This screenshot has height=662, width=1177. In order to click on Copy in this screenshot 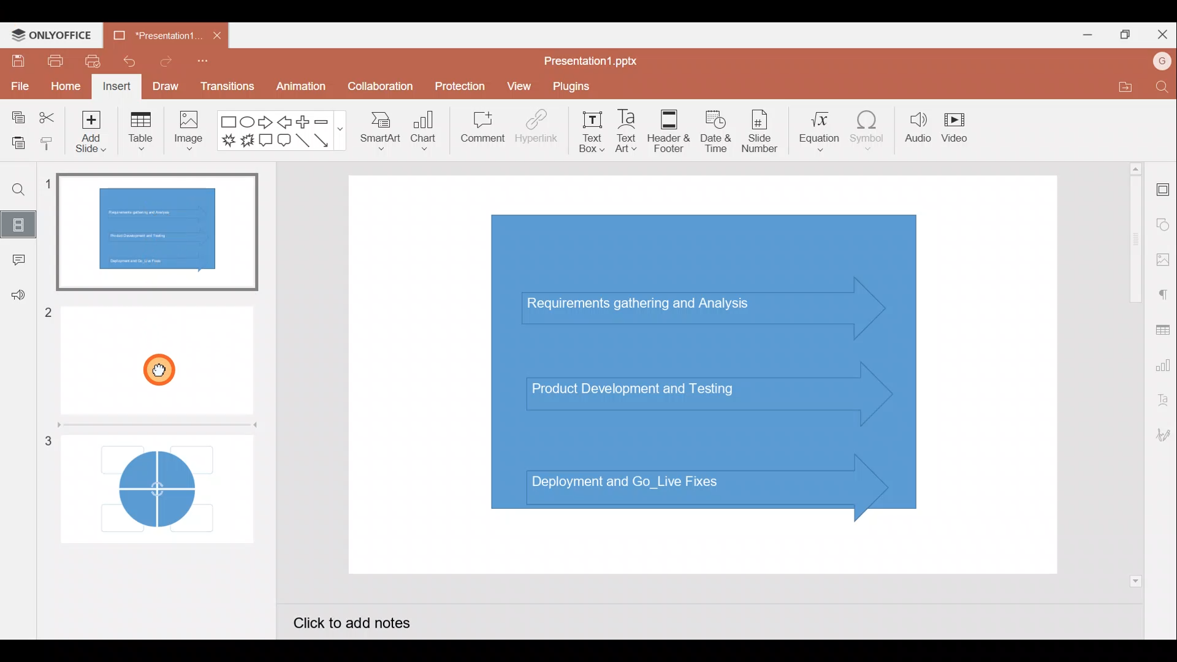, I will do `click(18, 114)`.